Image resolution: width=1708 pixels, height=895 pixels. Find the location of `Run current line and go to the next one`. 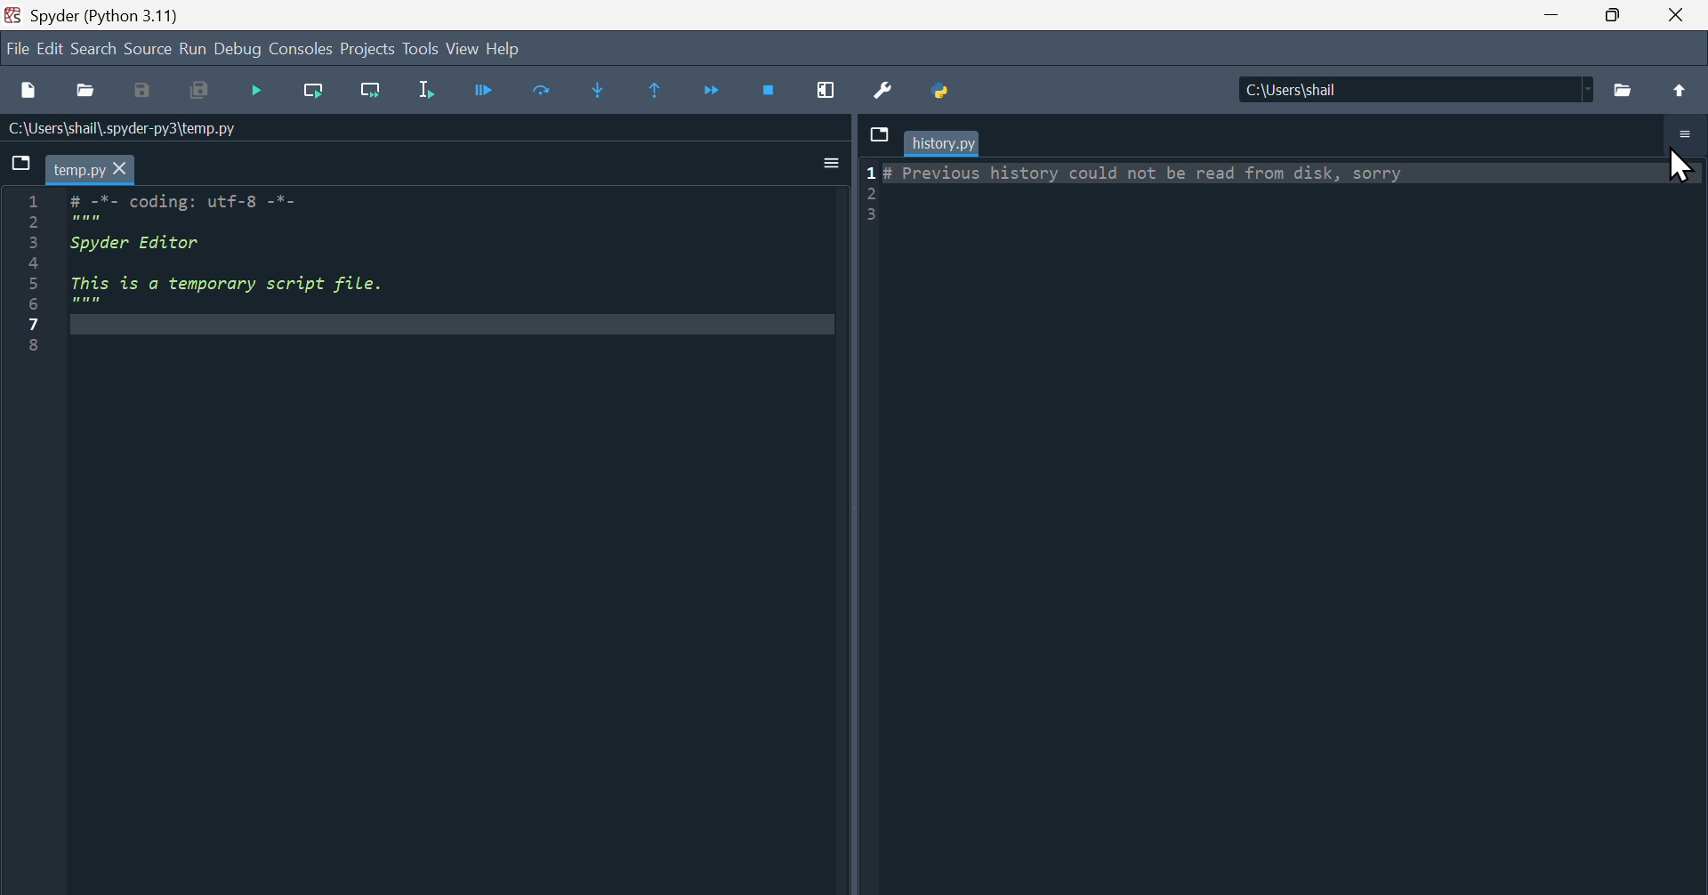

Run current line and go to the next one is located at coordinates (372, 92).